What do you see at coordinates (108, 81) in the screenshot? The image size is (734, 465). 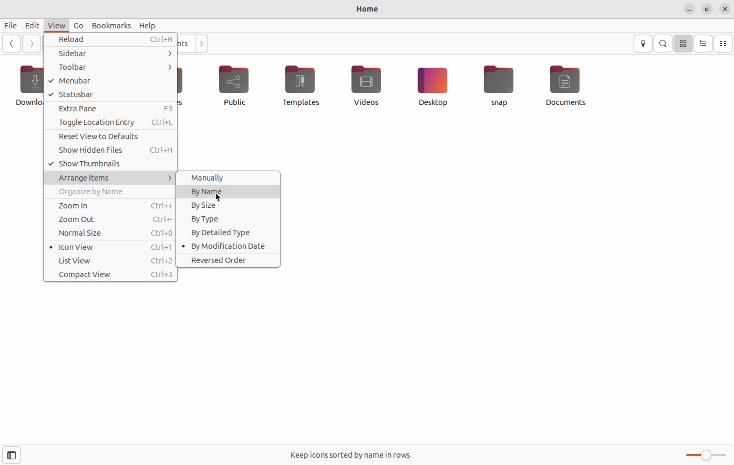 I see `menu bar` at bounding box center [108, 81].